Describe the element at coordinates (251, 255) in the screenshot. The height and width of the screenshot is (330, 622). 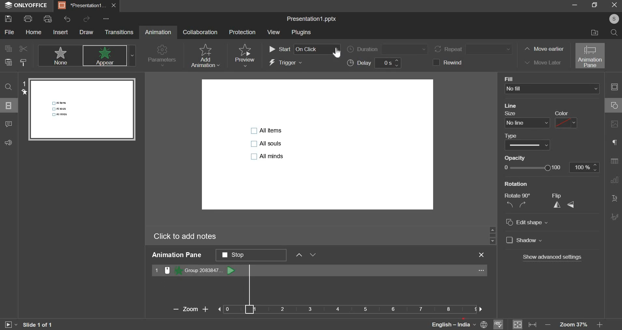
I see `animation pane order` at that location.